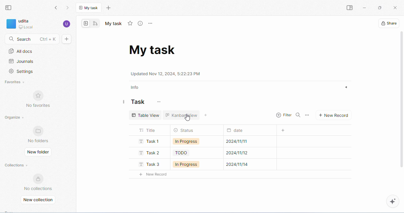  Describe the element at coordinates (188, 165) in the screenshot. I see `in progress` at that location.